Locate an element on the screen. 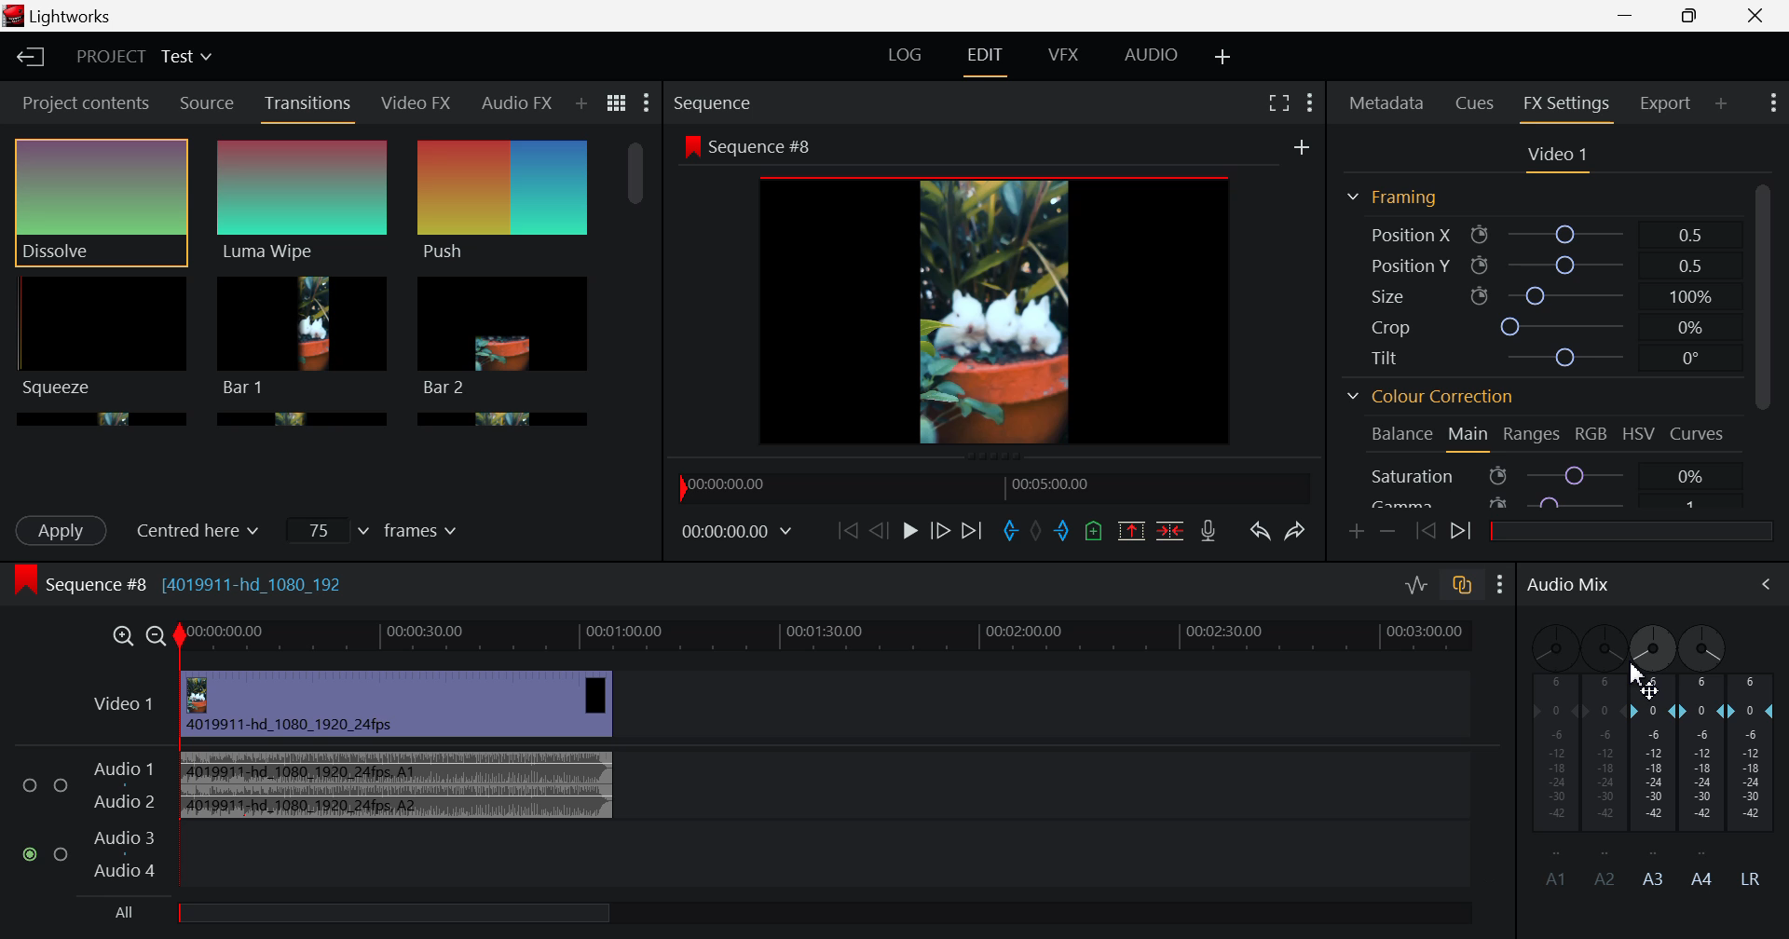 The image size is (1789, 939). Ranges is located at coordinates (1532, 435).